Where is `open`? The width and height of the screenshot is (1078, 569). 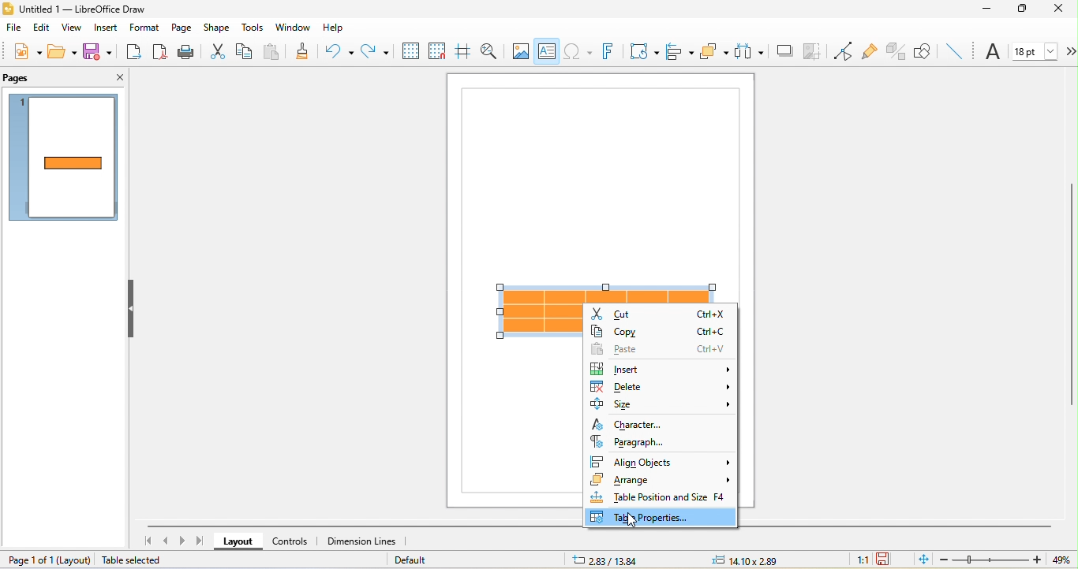 open is located at coordinates (65, 52).